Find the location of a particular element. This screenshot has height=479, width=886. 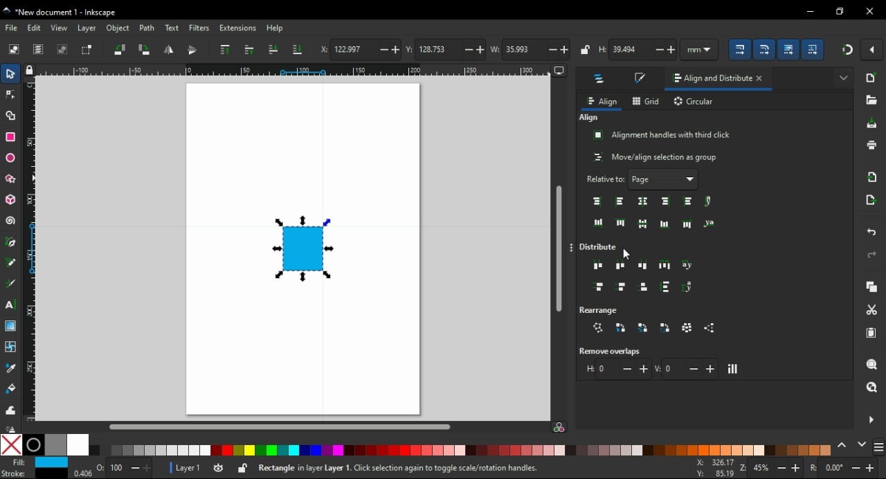

restore is located at coordinates (840, 11).